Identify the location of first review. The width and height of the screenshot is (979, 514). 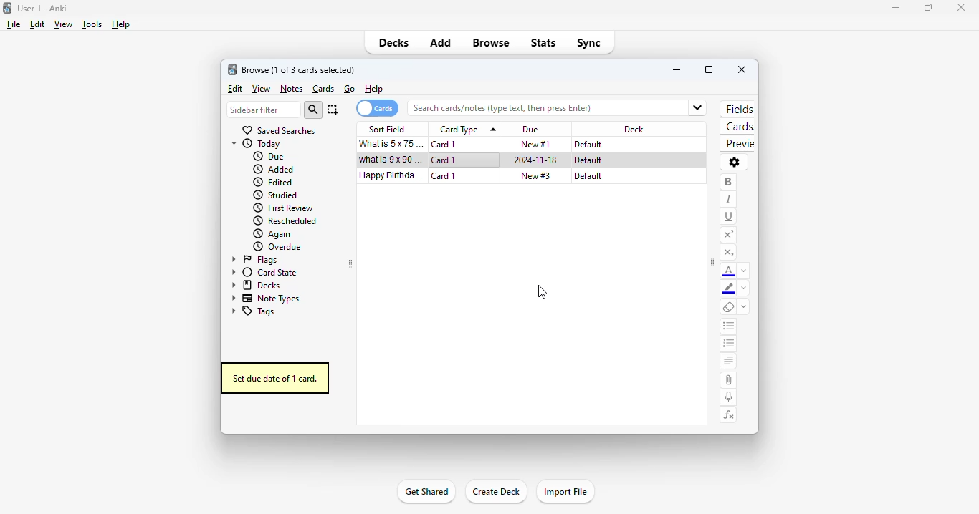
(282, 209).